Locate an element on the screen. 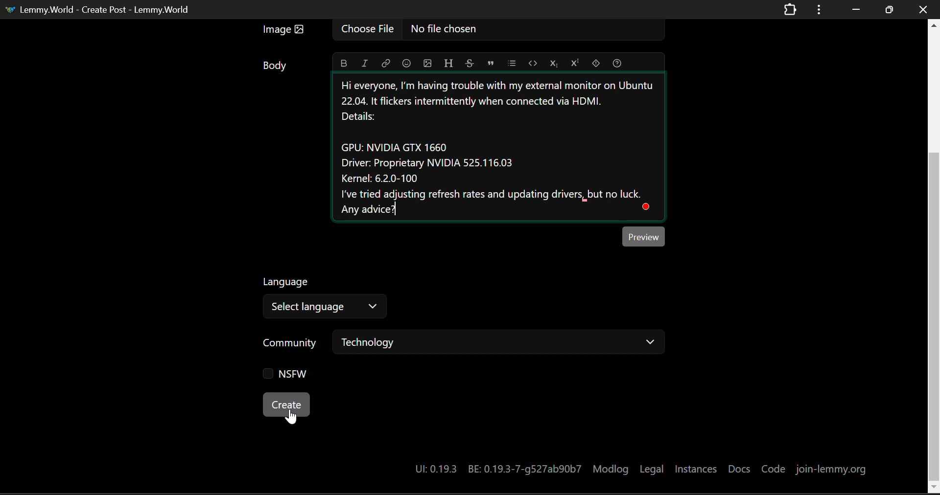  Insert Picture is located at coordinates (426, 62).